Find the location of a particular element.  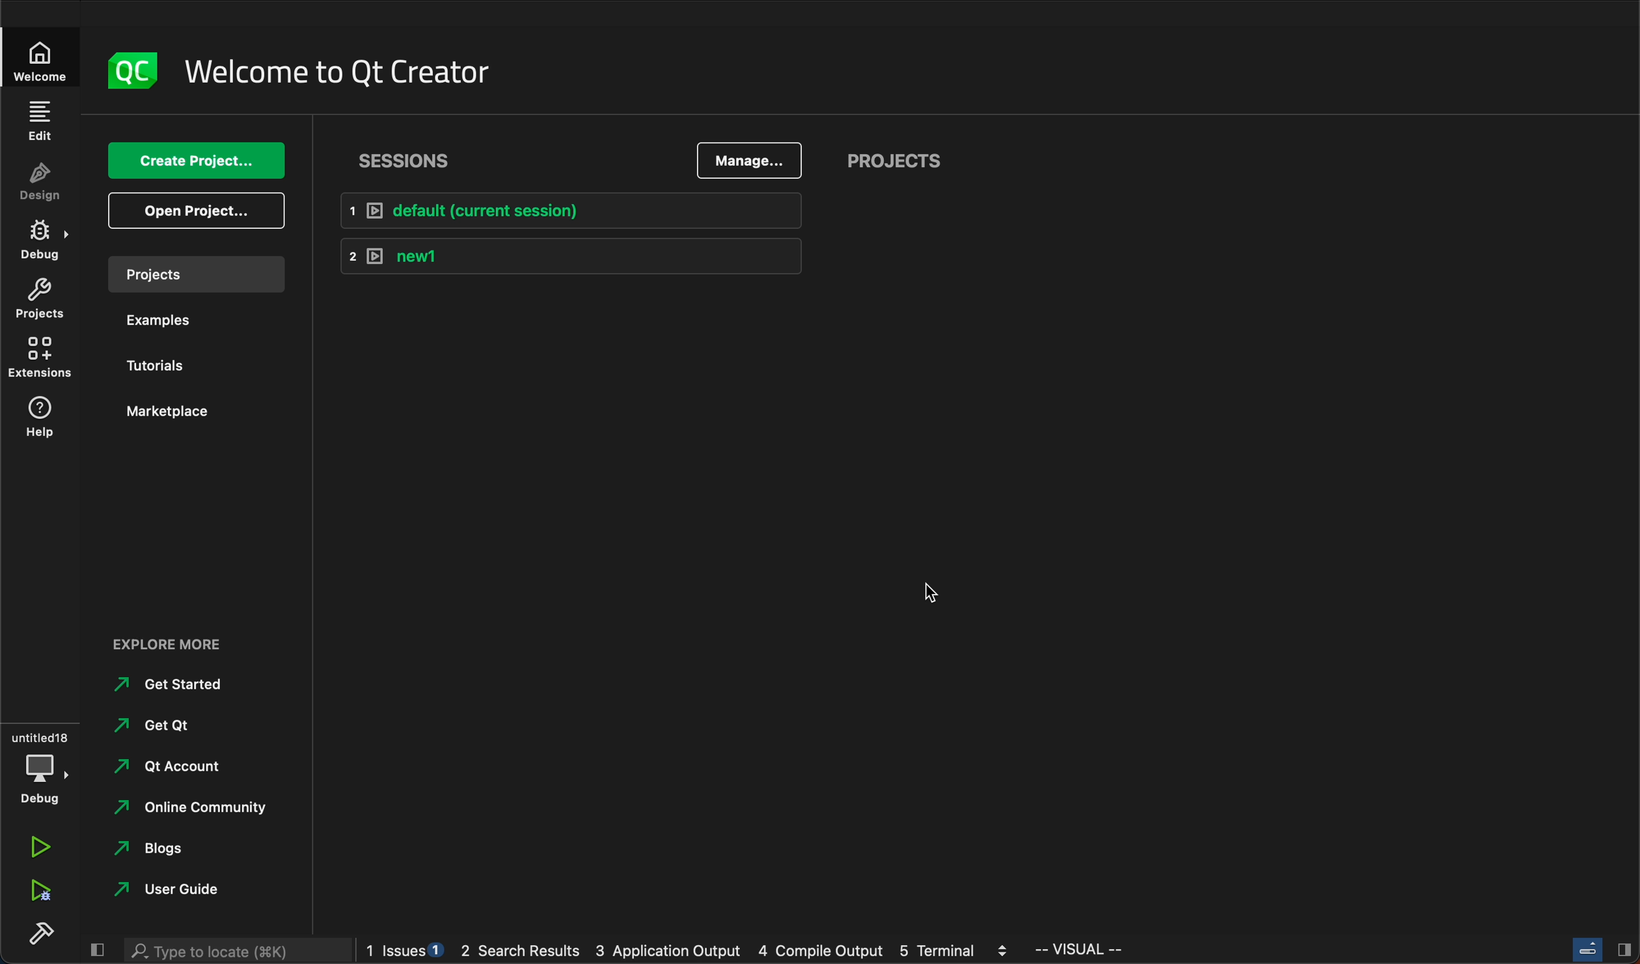

logo is located at coordinates (137, 68).